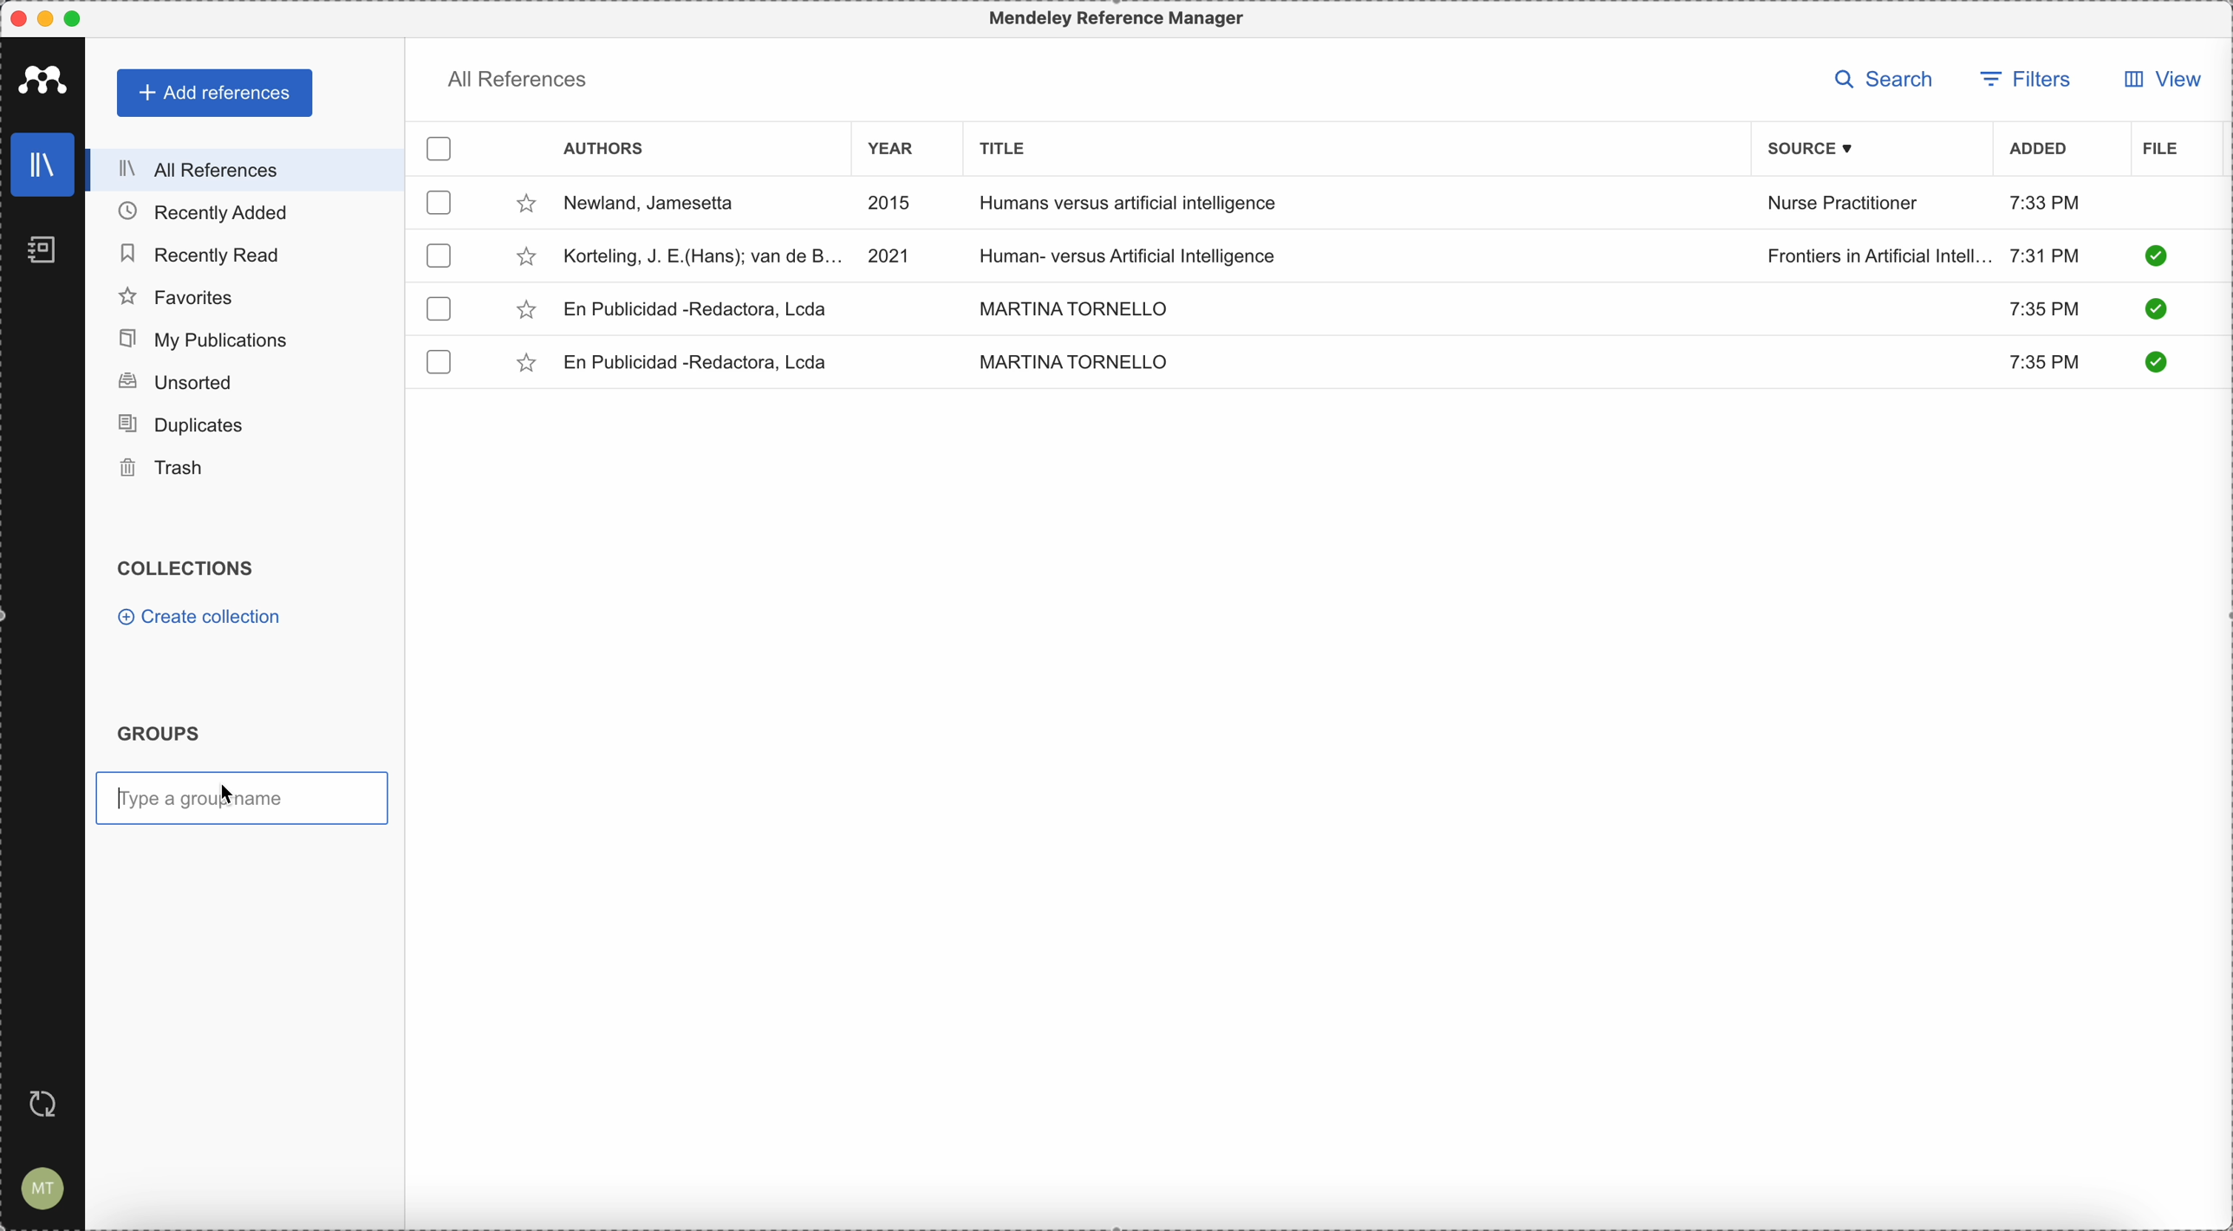  I want to click on groups, so click(158, 731).